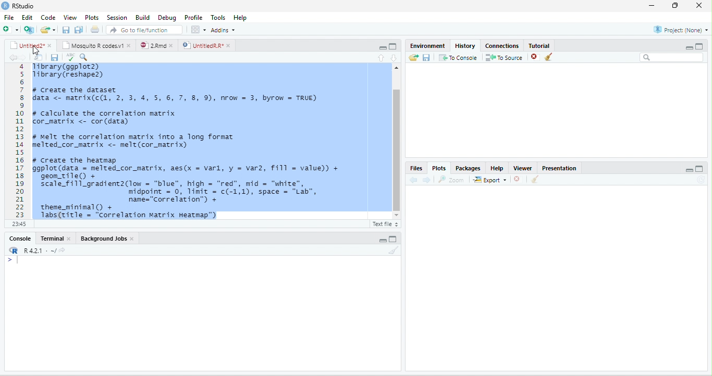  I want to click on session, so click(117, 17).